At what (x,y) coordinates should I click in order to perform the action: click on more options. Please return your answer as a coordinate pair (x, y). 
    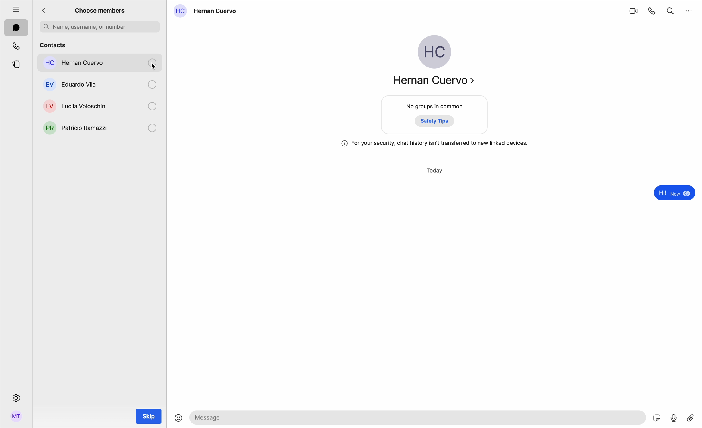
    Looking at the image, I should click on (689, 10).